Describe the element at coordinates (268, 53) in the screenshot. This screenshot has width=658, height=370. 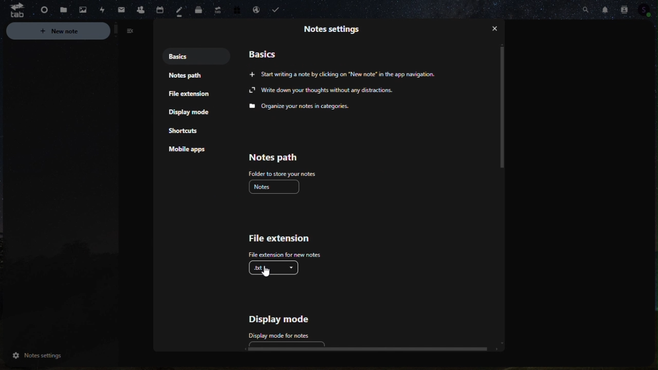
I see `Basics` at that location.